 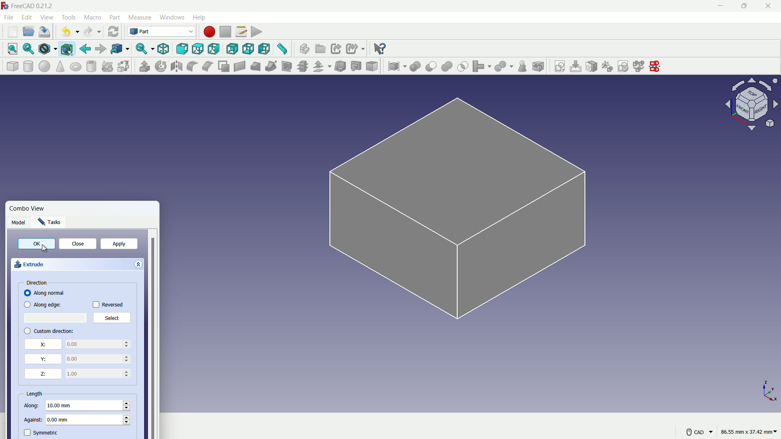 I want to click on vertical scrollbar, so click(x=154, y=334).